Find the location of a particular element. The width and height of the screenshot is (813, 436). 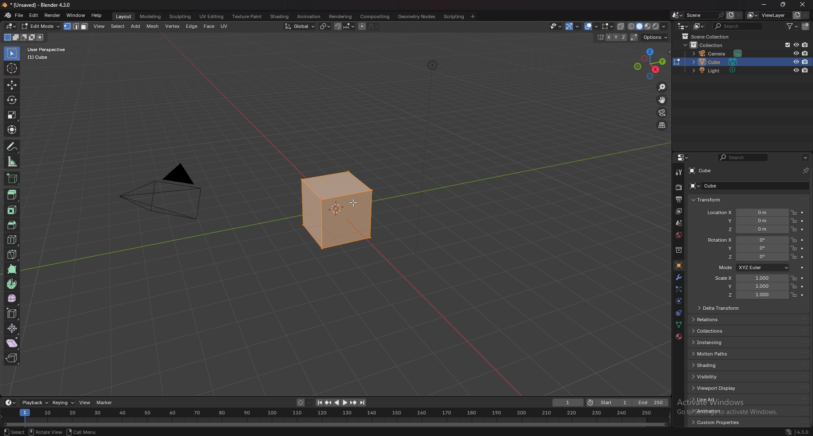

options is located at coordinates (805, 157).